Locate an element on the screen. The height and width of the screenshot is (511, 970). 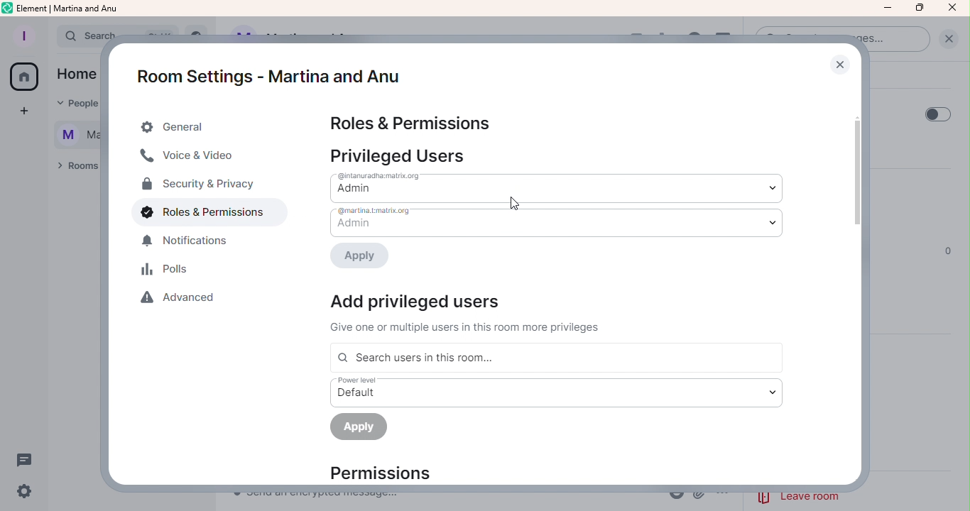
Roles and permissions is located at coordinates (412, 123).